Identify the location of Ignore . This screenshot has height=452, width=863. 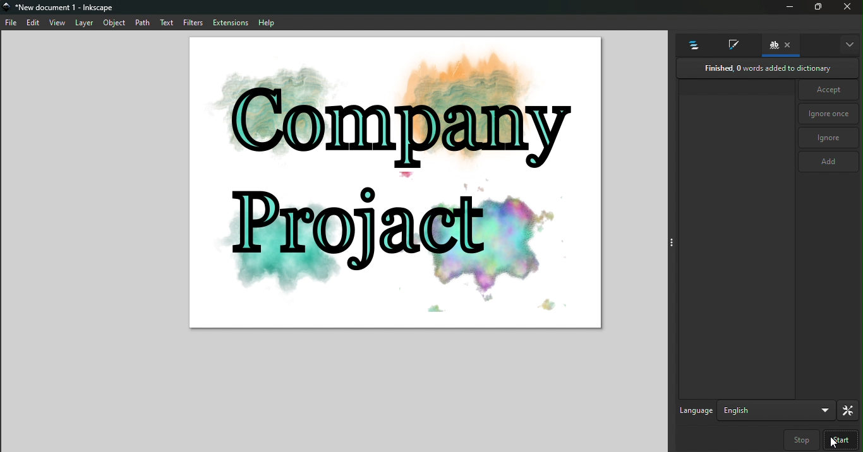
(828, 137).